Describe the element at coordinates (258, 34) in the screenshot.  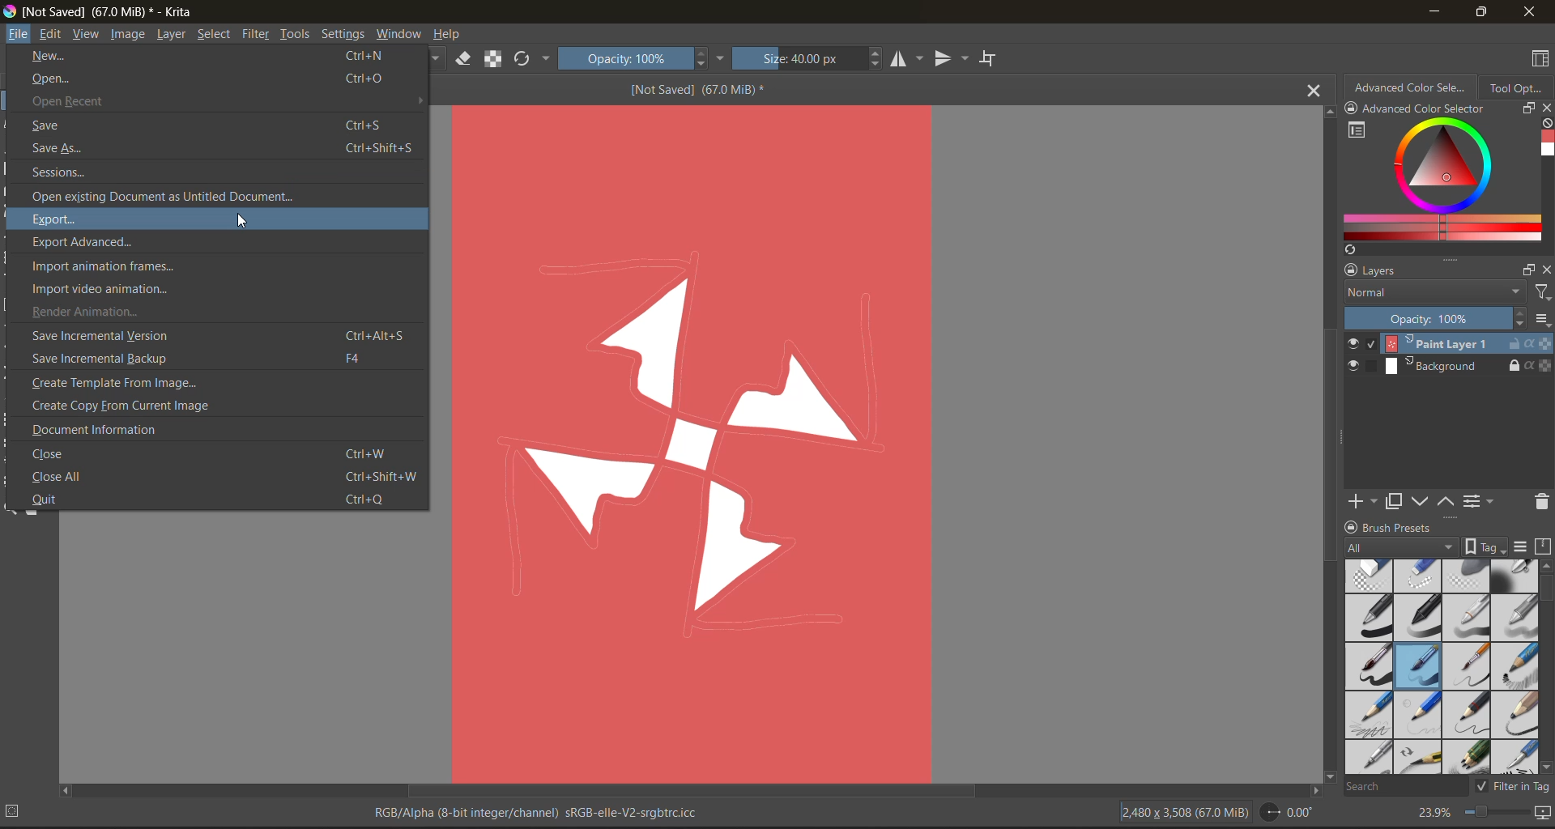
I see `filter` at that location.